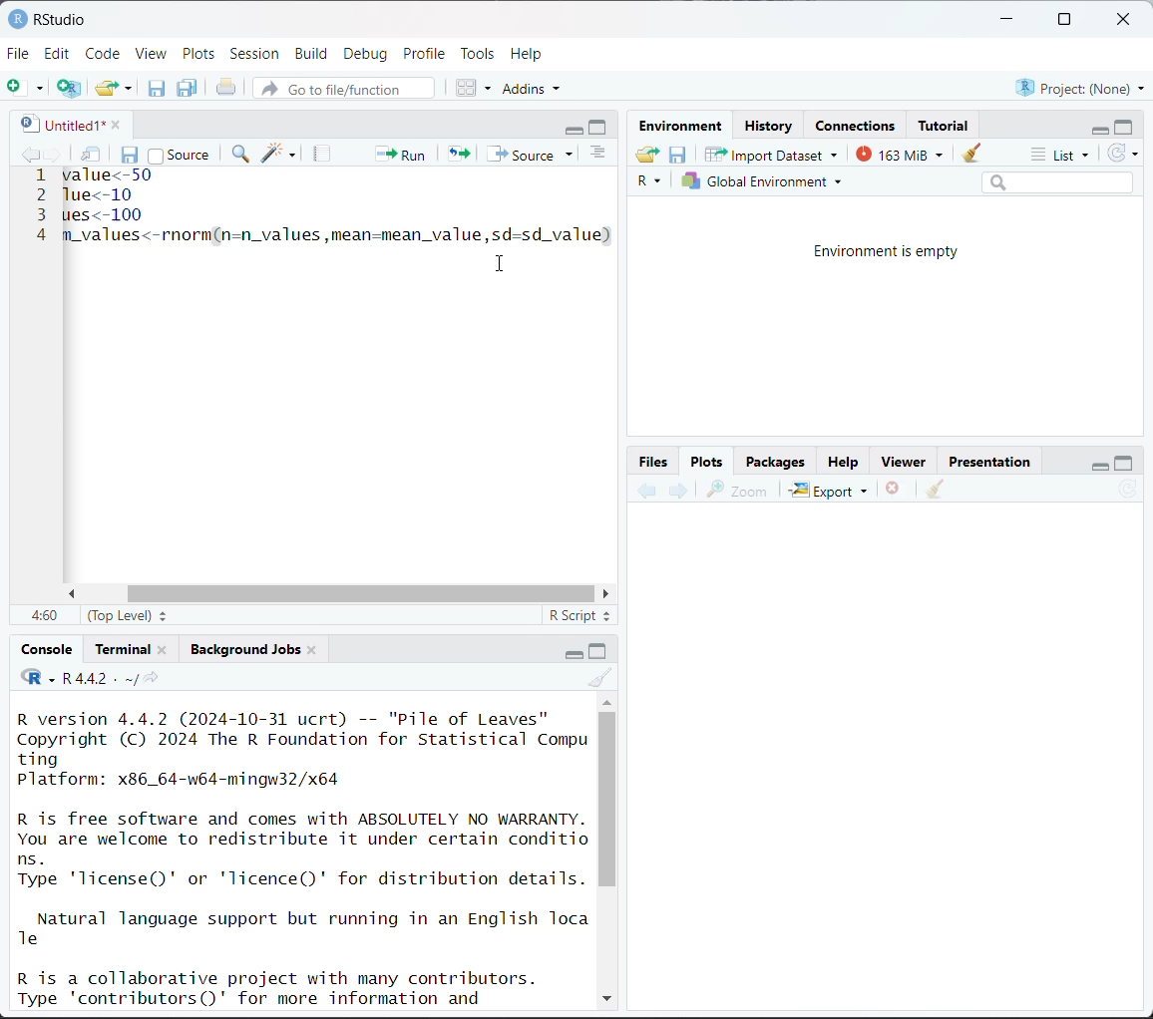 Image resolution: width=1153 pixels, height=1019 pixels. Describe the element at coordinates (858, 126) in the screenshot. I see `Connections` at that location.